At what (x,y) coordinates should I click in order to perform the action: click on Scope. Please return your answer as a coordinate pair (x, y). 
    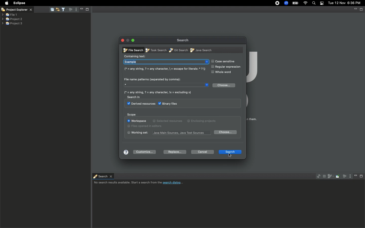
    Looking at the image, I should click on (131, 115).